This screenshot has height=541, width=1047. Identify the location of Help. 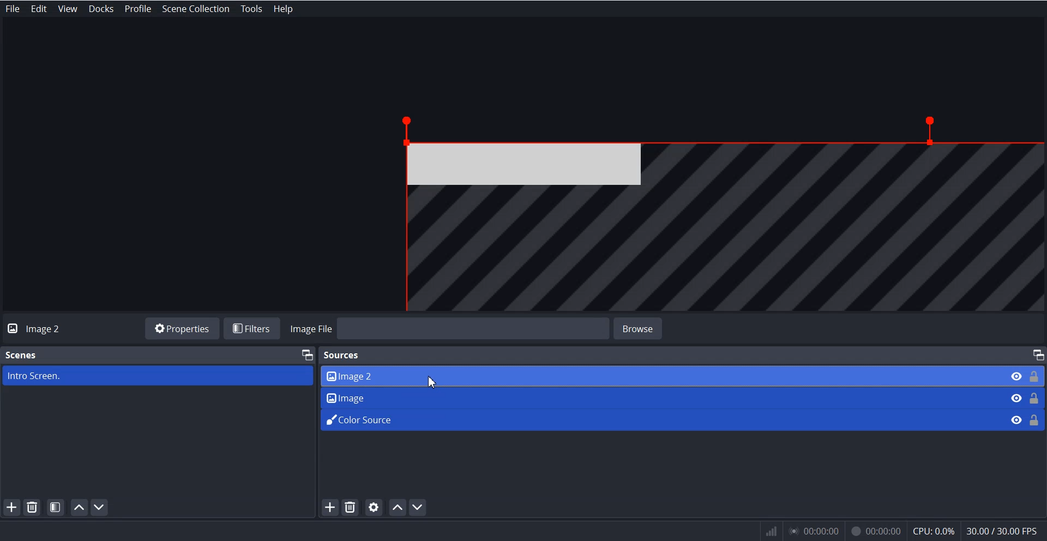
(281, 9).